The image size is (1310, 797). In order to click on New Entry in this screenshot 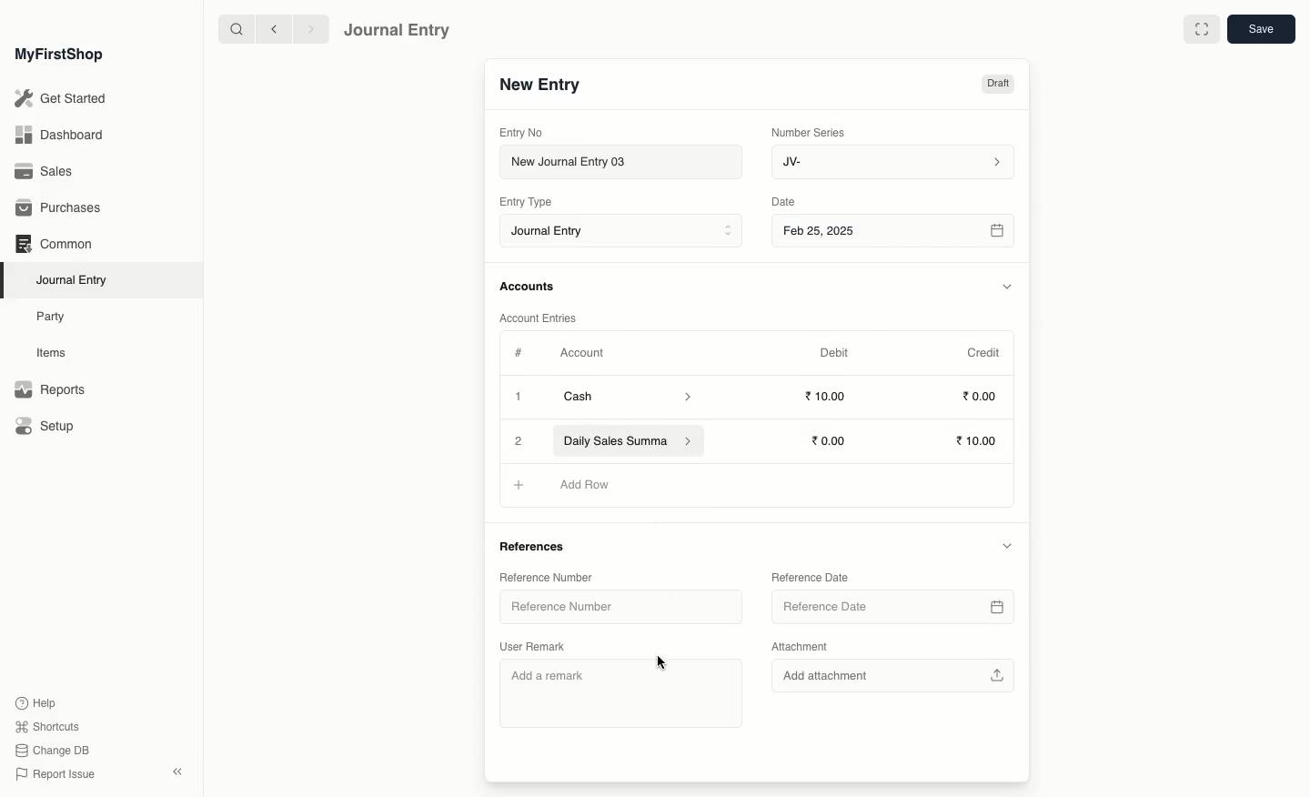, I will do `click(539, 86)`.